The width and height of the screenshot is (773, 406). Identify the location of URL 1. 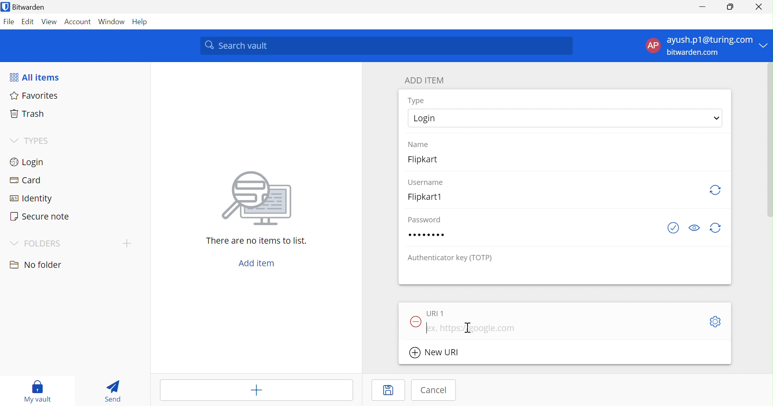
(435, 313).